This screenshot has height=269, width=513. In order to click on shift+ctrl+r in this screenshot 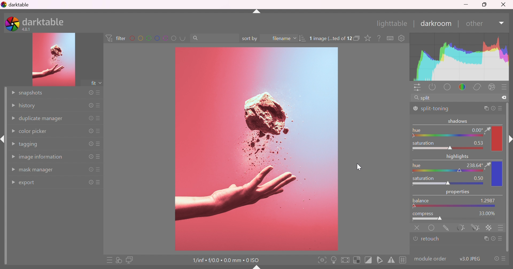, I will do `click(510, 138)`.